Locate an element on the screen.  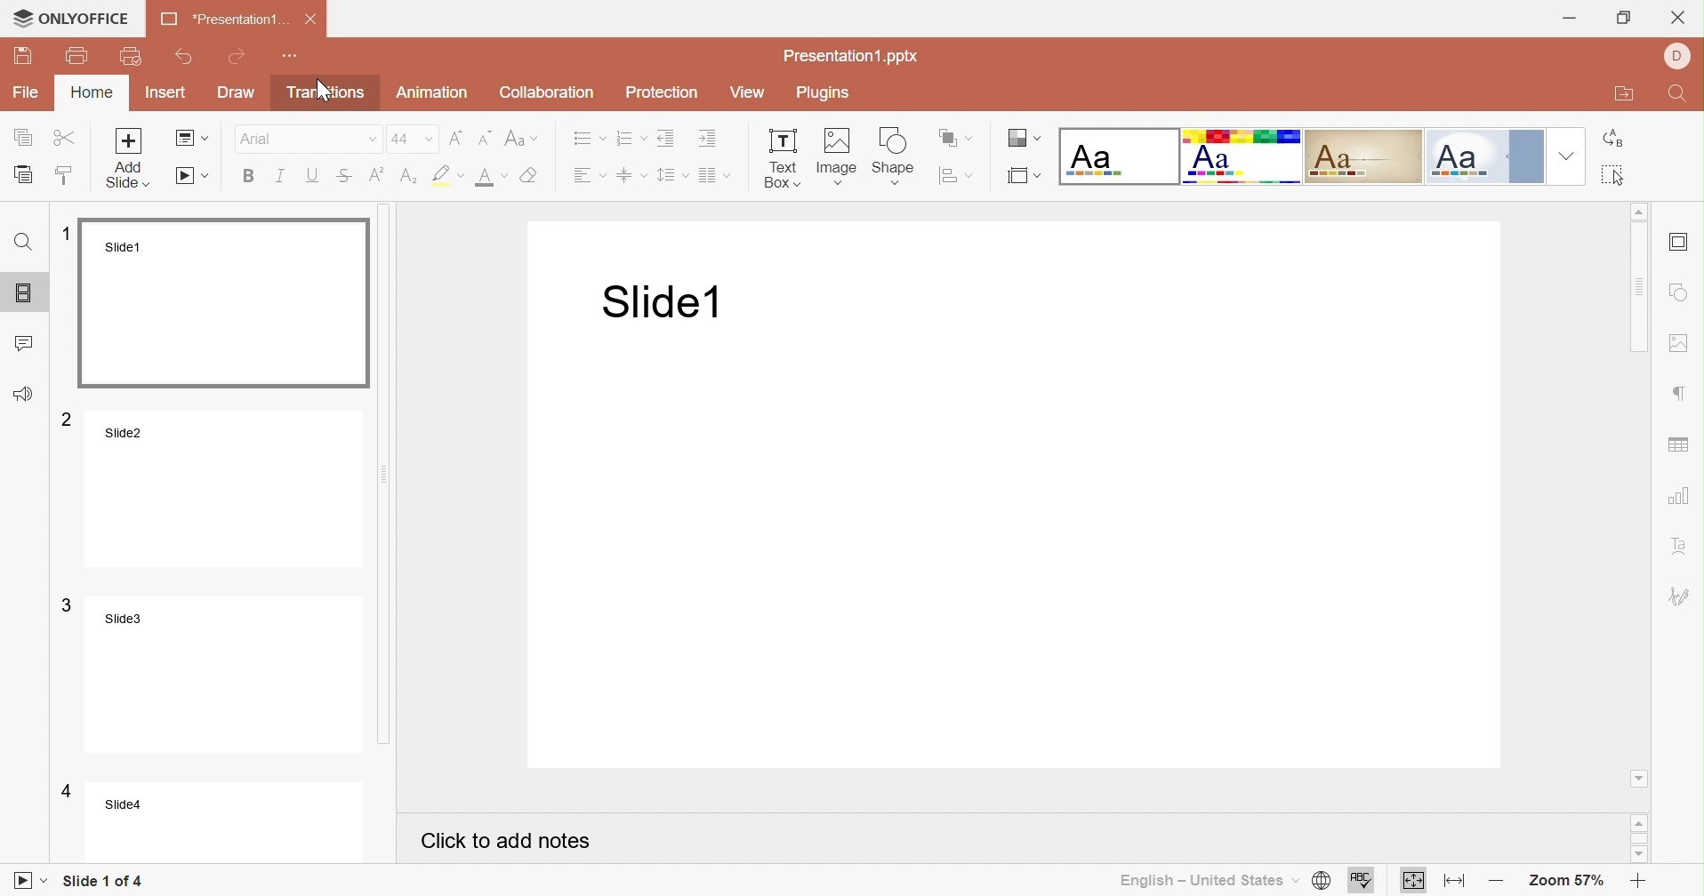
Vertical align is located at coordinates (630, 178).